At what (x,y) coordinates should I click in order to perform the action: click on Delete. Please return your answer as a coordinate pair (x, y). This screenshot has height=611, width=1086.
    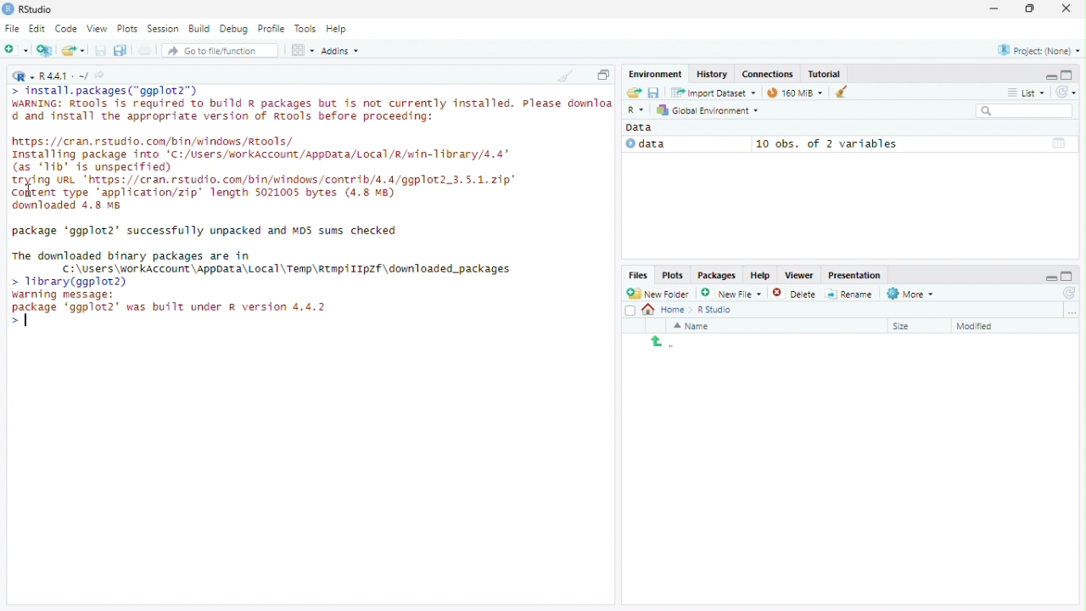
    Looking at the image, I should click on (795, 293).